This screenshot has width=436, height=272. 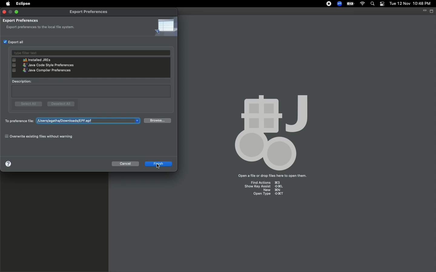 I want to click on Export all, so click(x=15, y=42).